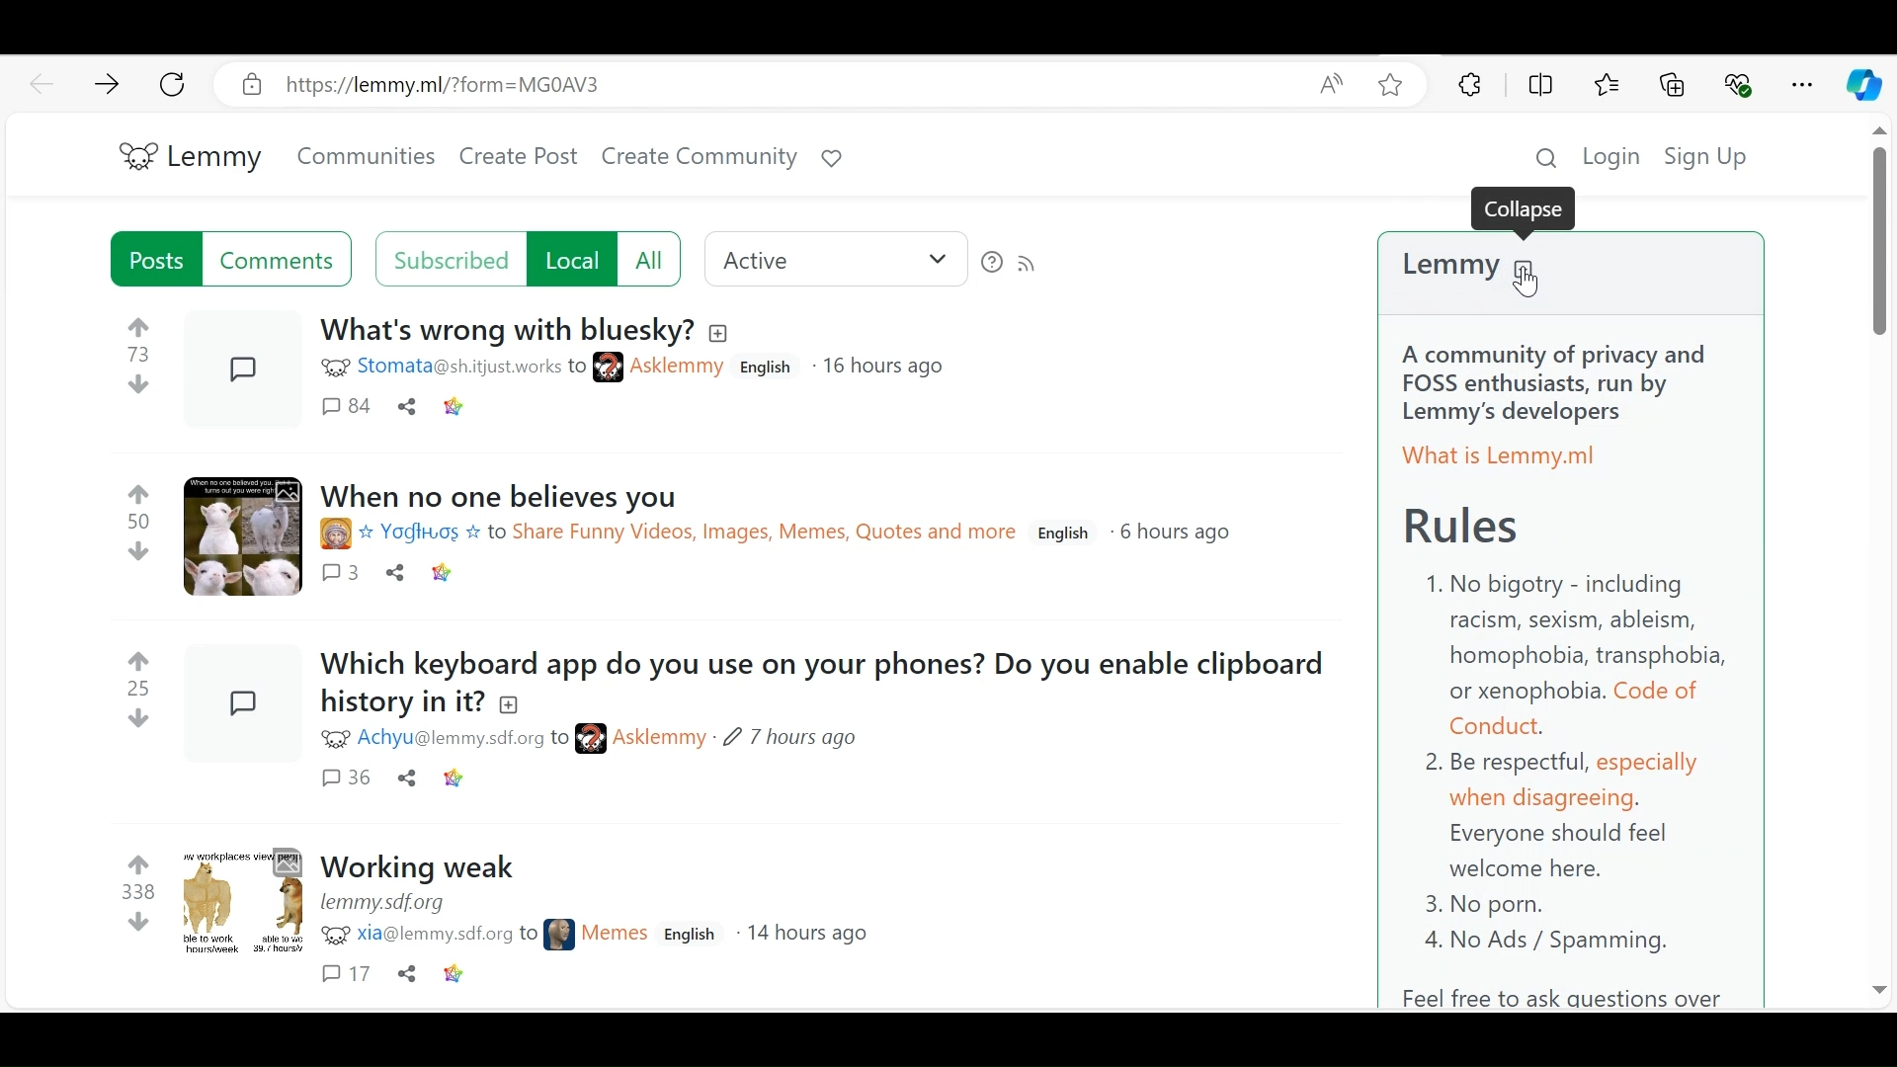 Image resolution: width=1897 pixels, height=1067 pixels. What do you see at coordinates (426, 866) in the screenshot?
I see `Title` at bounding box center [426, 866].